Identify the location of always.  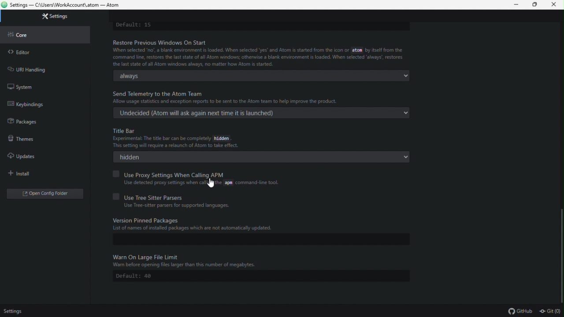
(257, 75).